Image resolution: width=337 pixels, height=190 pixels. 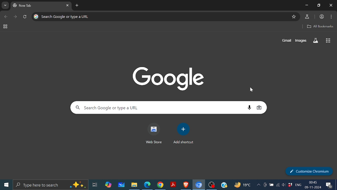 What do you see at coordinates (319, 5) in the screenshot?
I see `duplicate/multiple tabs` at bounding box center [319, 5].